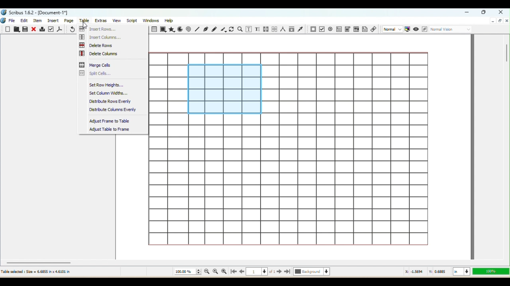  Describe the element at coordinates (172, 30) in the screenshot. I see `Polygon` at that location.